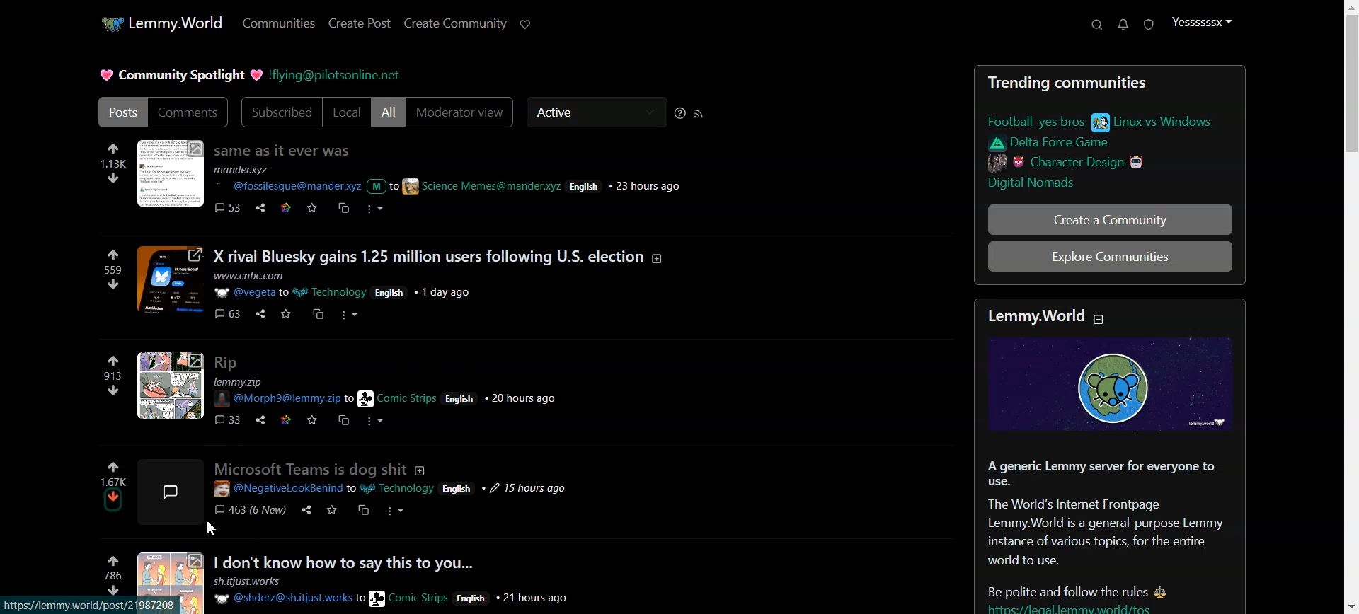 This screenshot has height=614, width=1359. What do you see at coordinates (328, 510) in the screenshot?
I see `Save` at bounding box center [328, 510].